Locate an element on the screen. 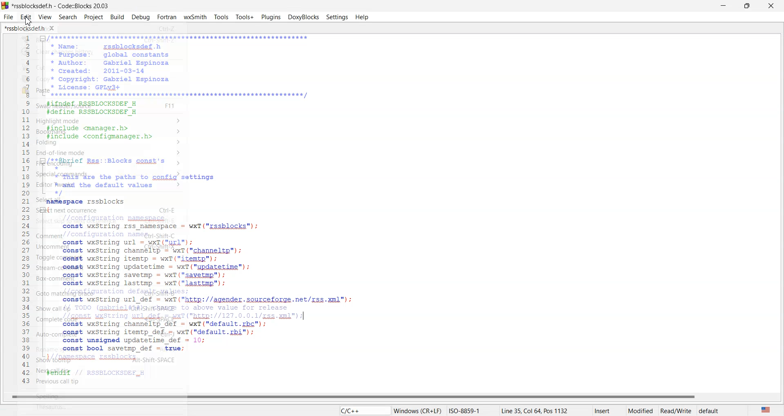 The width and height of the screenshot is (784, 416). Search is located at coordinates (68, 18).